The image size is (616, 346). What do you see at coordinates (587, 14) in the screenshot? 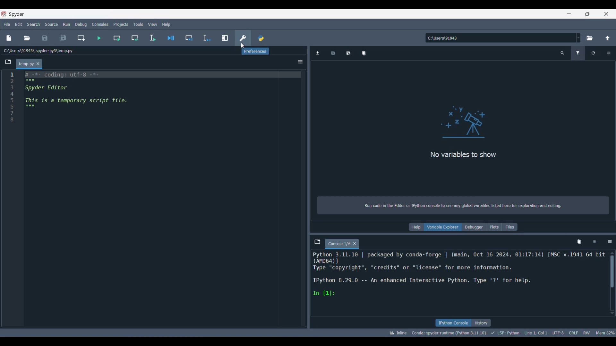
I see `Show interface in a smaller tab` at bounding box center [587, 14].